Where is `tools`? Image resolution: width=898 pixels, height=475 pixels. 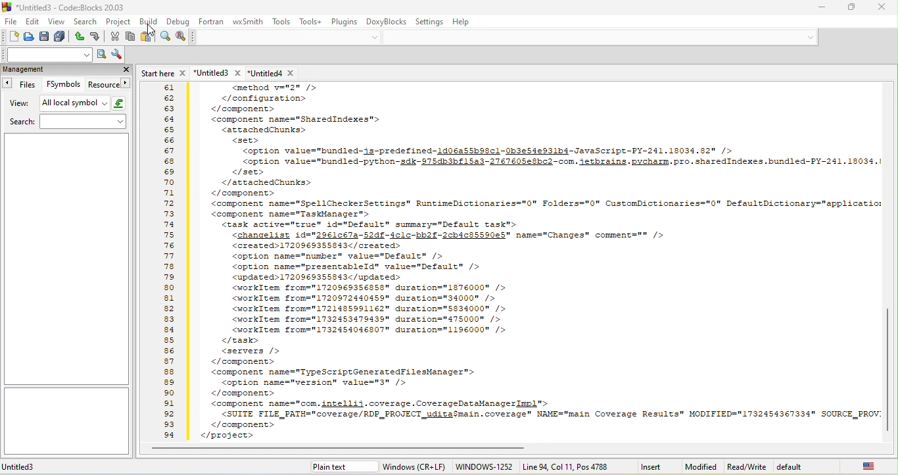
tools is located at coordinates (280, 21).